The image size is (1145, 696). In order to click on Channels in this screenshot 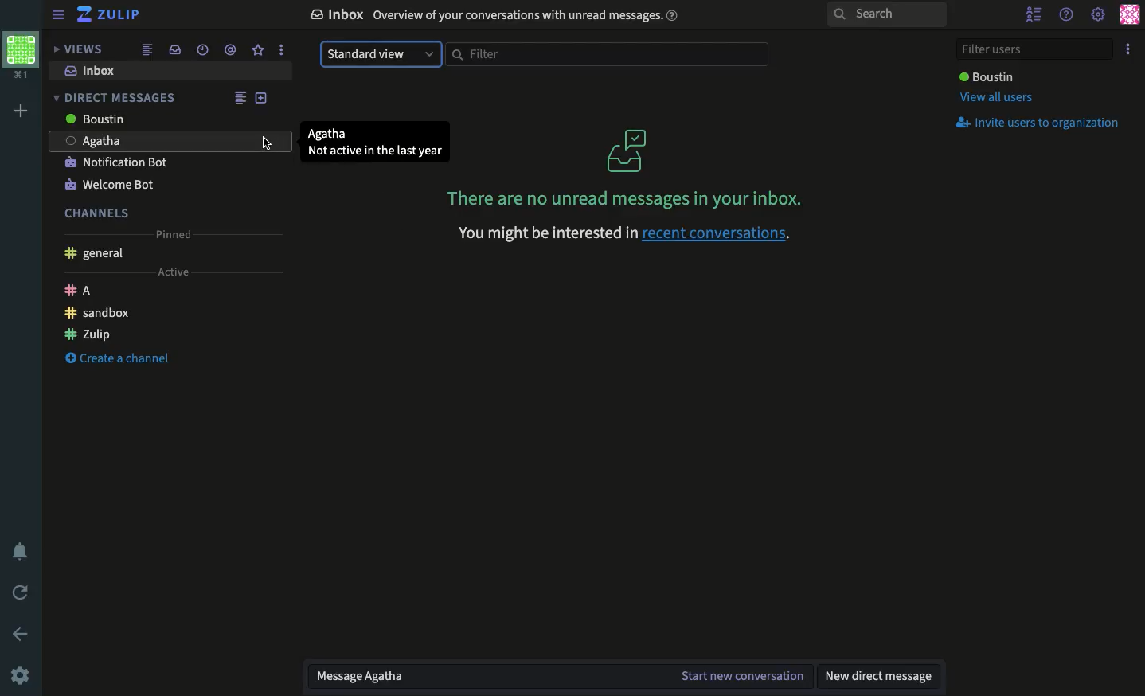, I will do `click(103, 213)`.